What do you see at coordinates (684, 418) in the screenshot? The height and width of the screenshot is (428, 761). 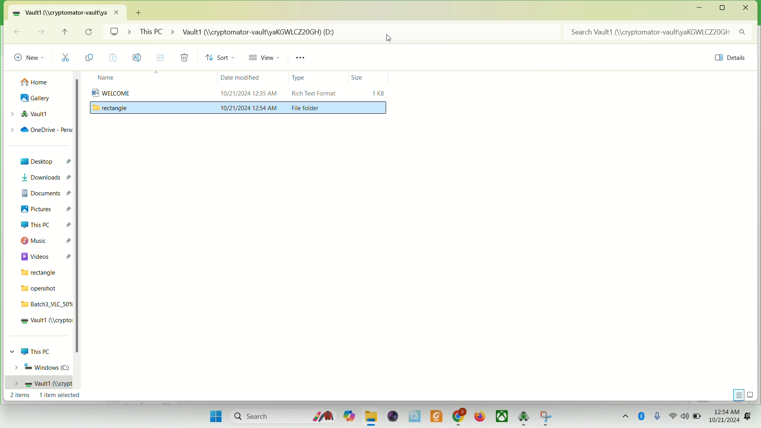 I see `speaker` at bounding box center [684, 418].